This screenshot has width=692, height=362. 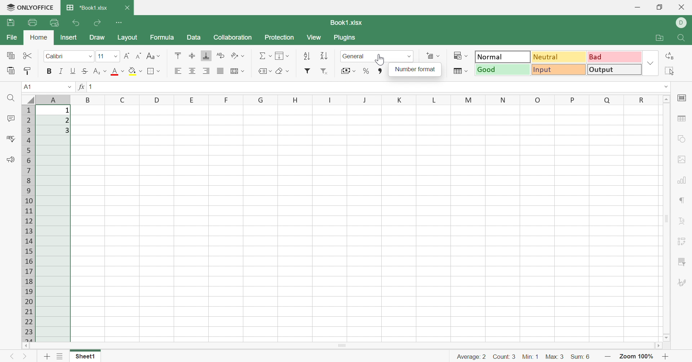 What do you see at coordinates (90, 86) in the screenshot?
I see `1` at bounding box center [90, 86].